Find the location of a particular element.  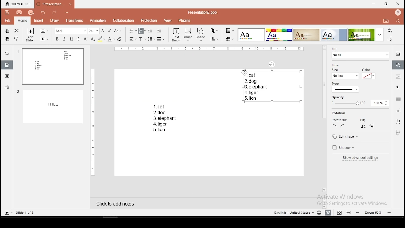

theme is located at coordinates (306, 35).